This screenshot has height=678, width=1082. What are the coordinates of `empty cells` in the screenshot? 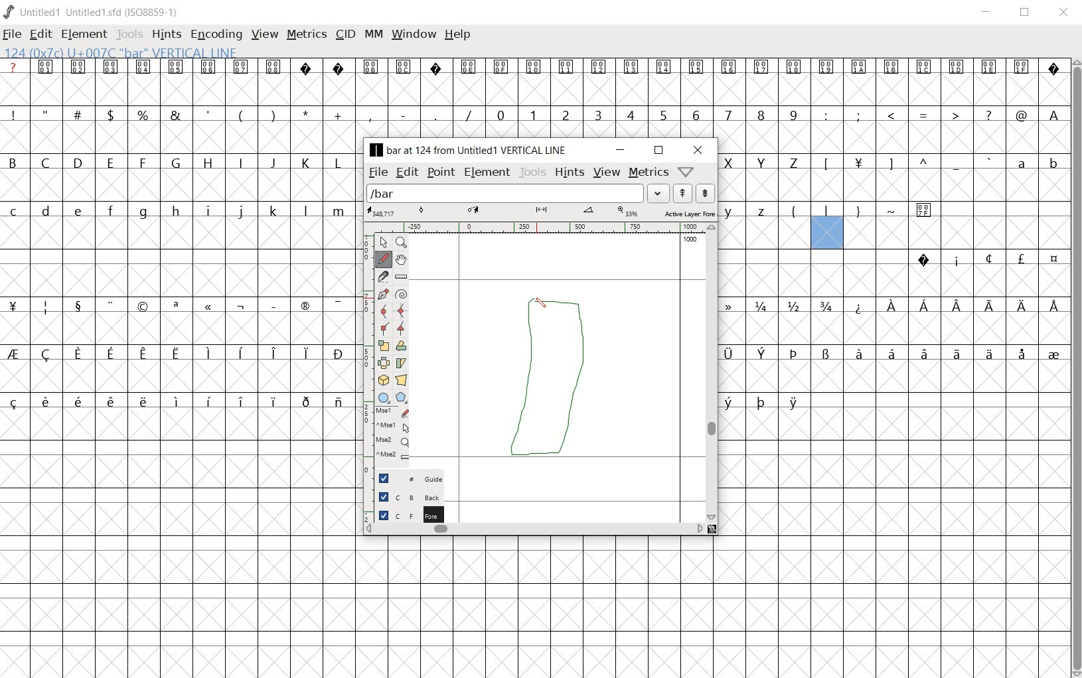 It's located at (896, 234).